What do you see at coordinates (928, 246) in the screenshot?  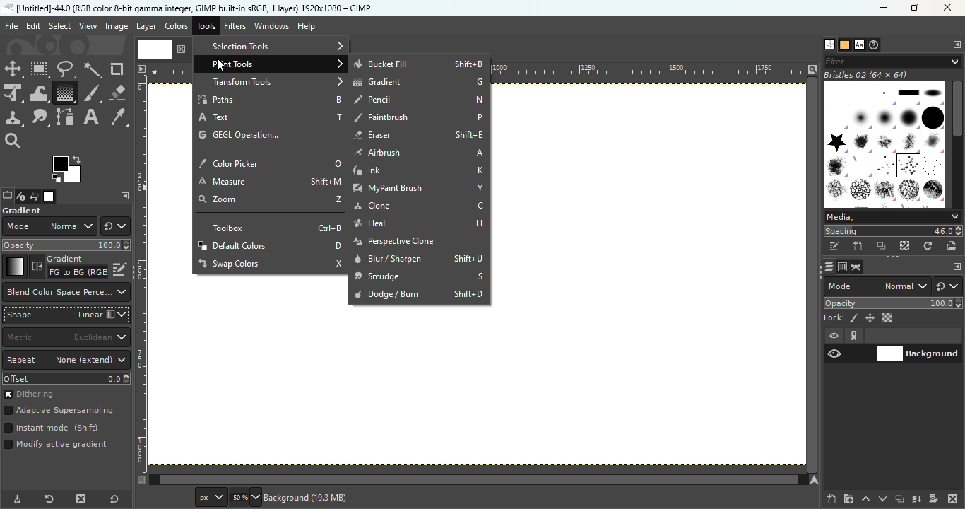 I see `Refresh brushes` at bounding box center [928, 246].